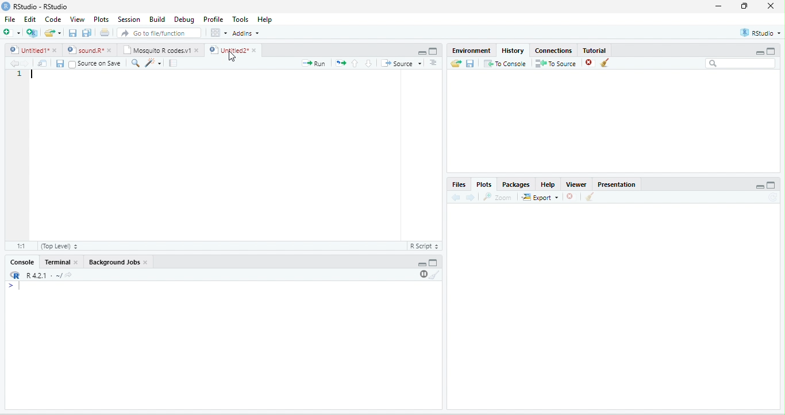 This screenshot has height=415, width=785. I want to click on View, so click(77, 20).